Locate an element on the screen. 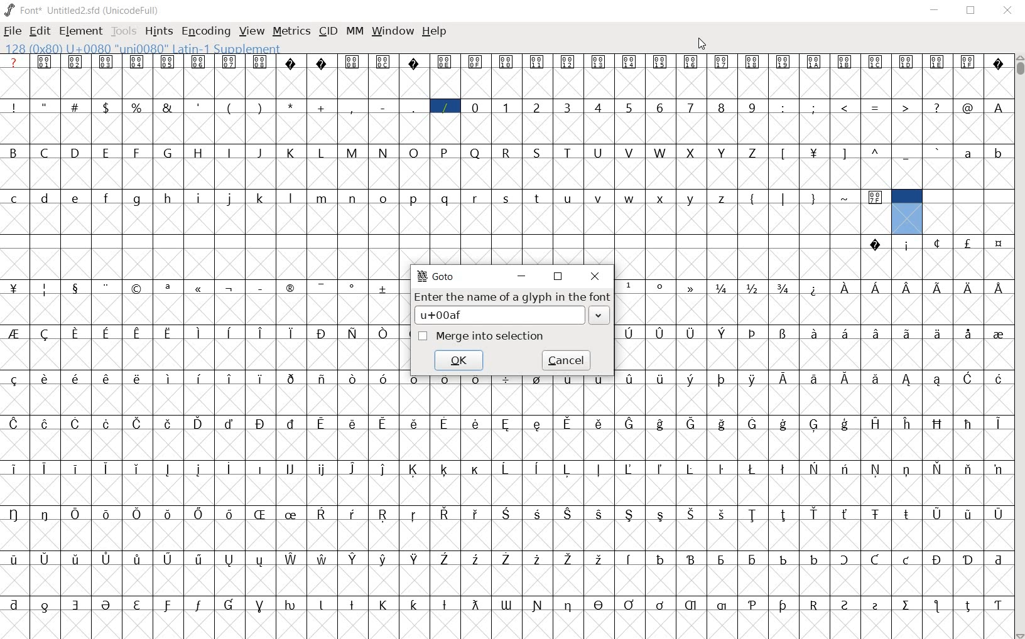 This screenshot has height=639, width=1025. 8 is located at coordinates (723, 107).